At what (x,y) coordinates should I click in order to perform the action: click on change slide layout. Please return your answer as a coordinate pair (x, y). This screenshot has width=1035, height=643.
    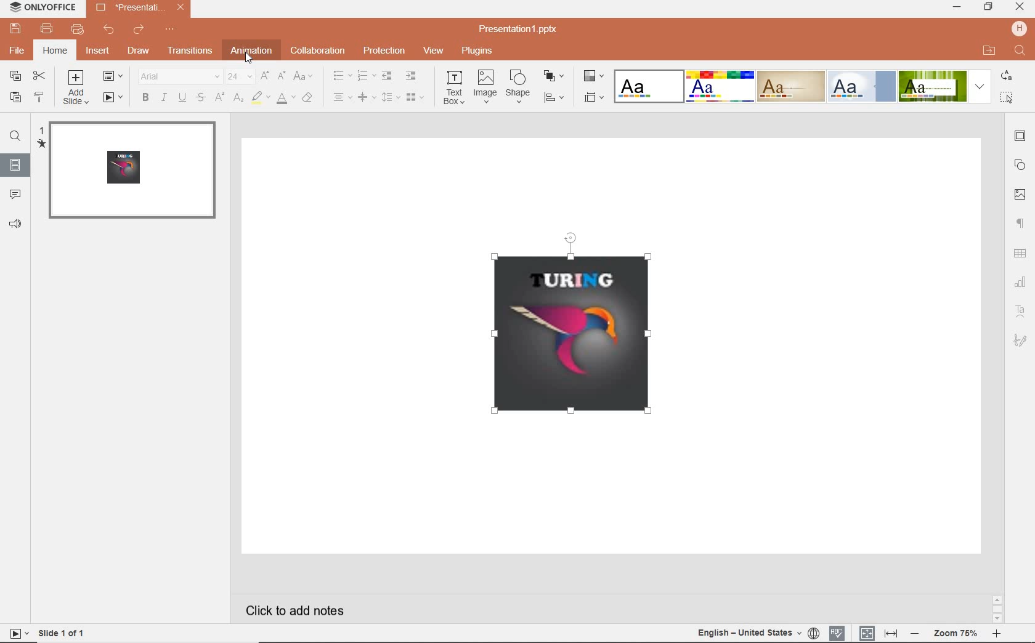
    Looking at the image, I should click on (114, 77).